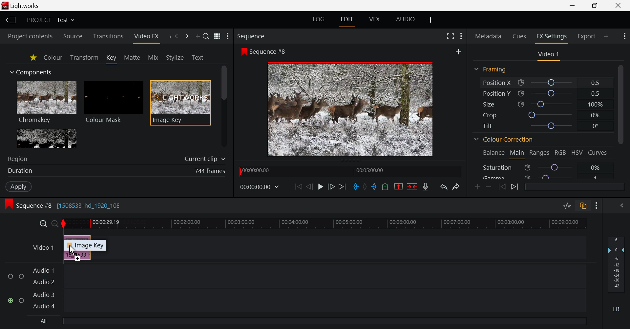  What do you see at coordinates (46, 138) in the screenshot?
I see `Lumakey` at bounding box center [46, 138].